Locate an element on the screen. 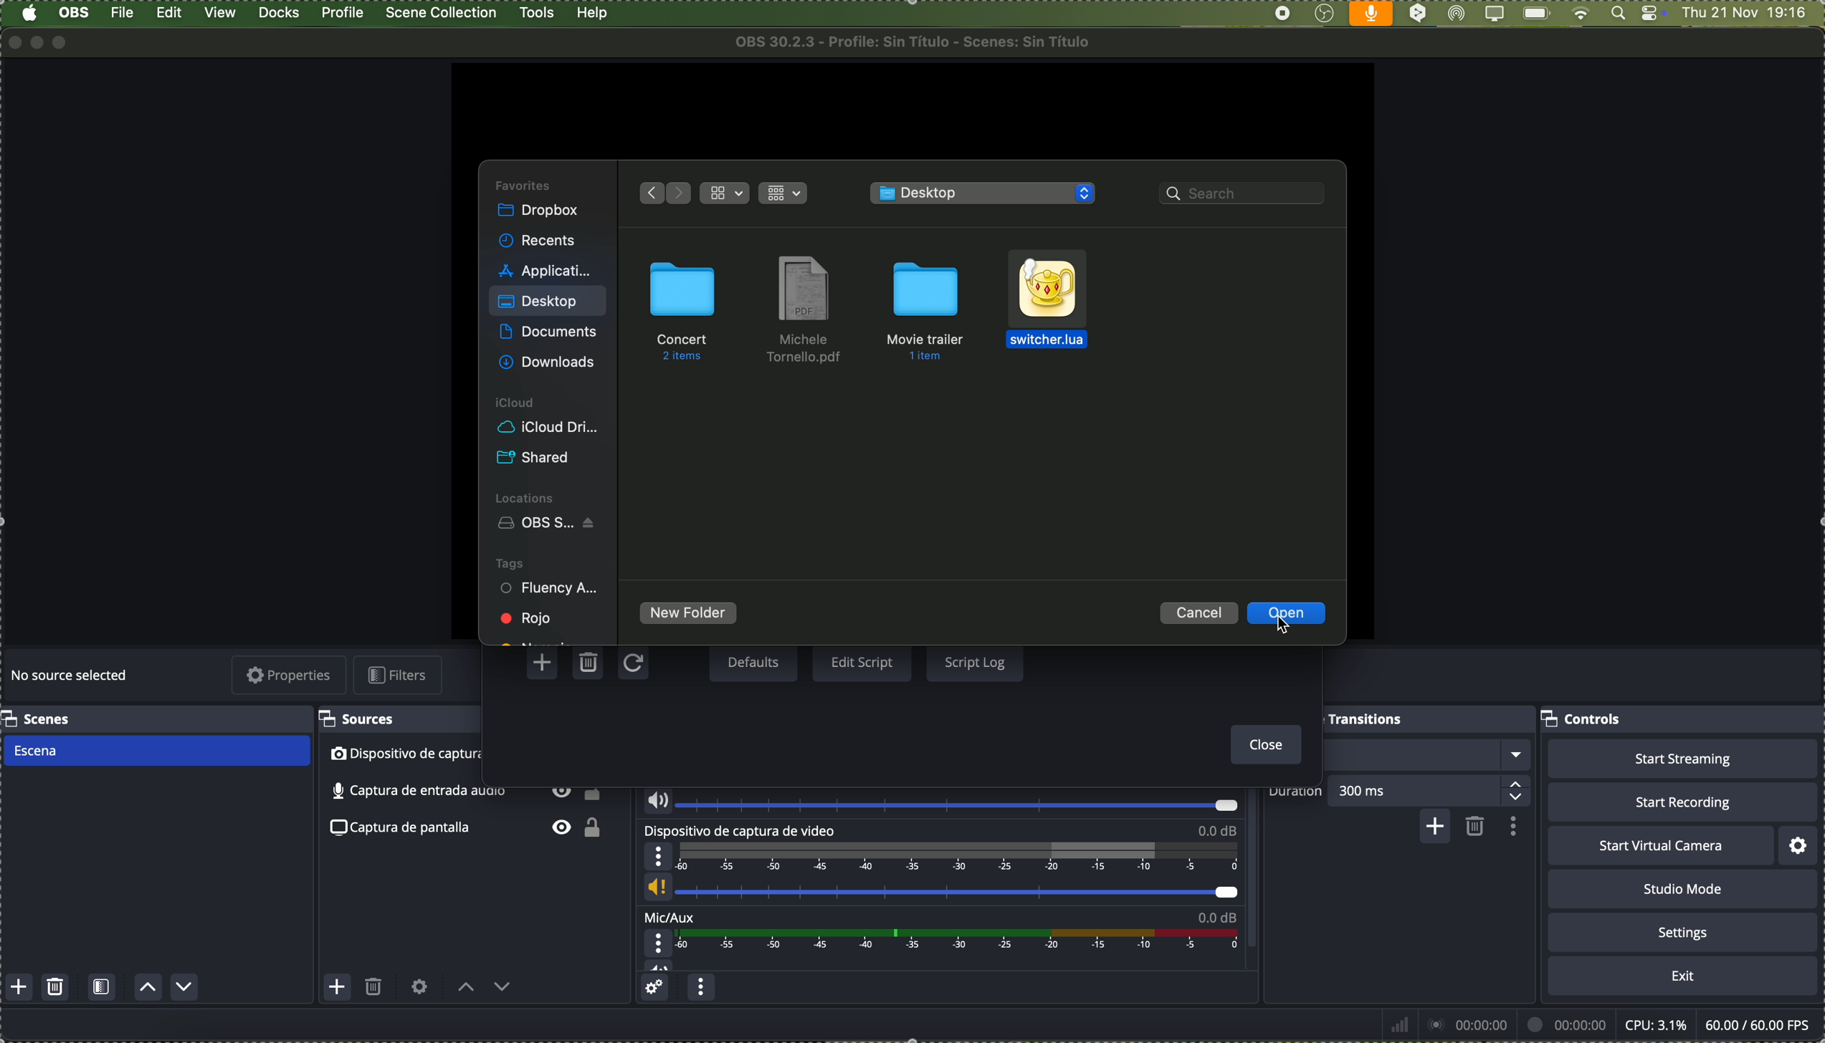 The width and height of the screenshot is (1825, 1043). scene collection is located at coordinates (442, 13).